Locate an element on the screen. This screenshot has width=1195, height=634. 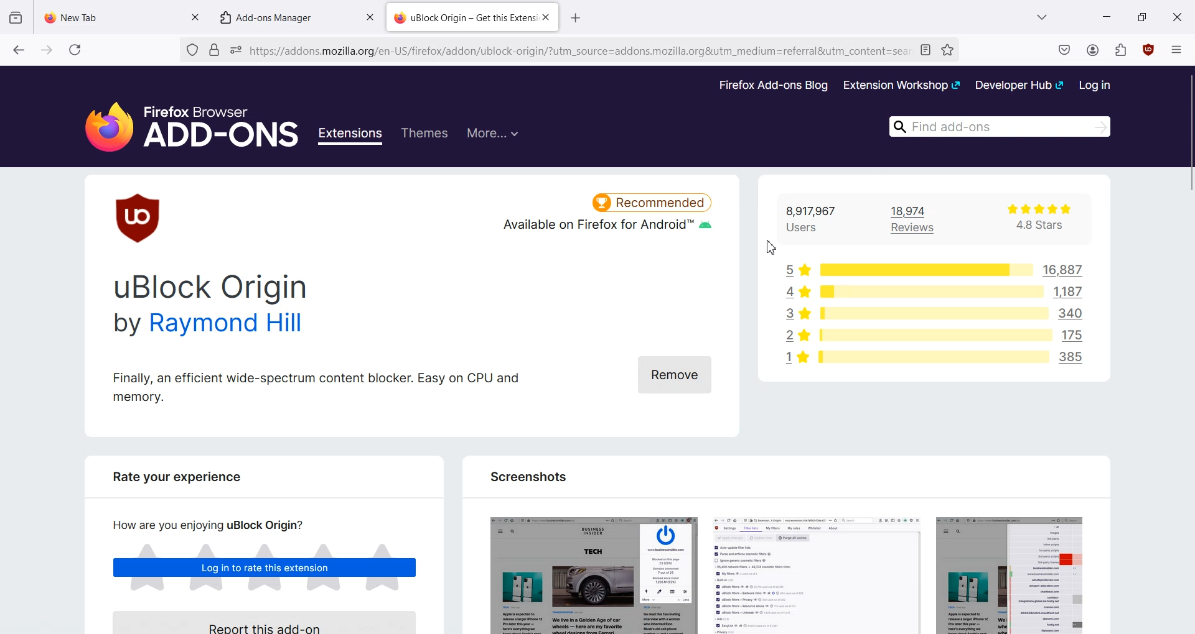
You have granted this website is located at coordinates (235, 49).